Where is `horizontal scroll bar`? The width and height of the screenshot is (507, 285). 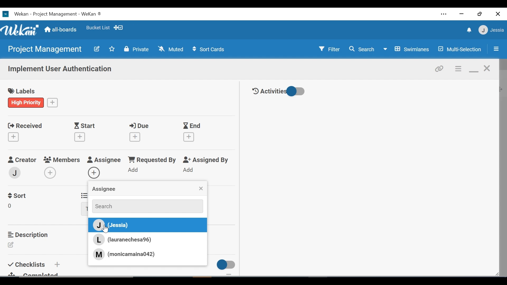 horizontal scroll bar is located at coordinates (92, 280).